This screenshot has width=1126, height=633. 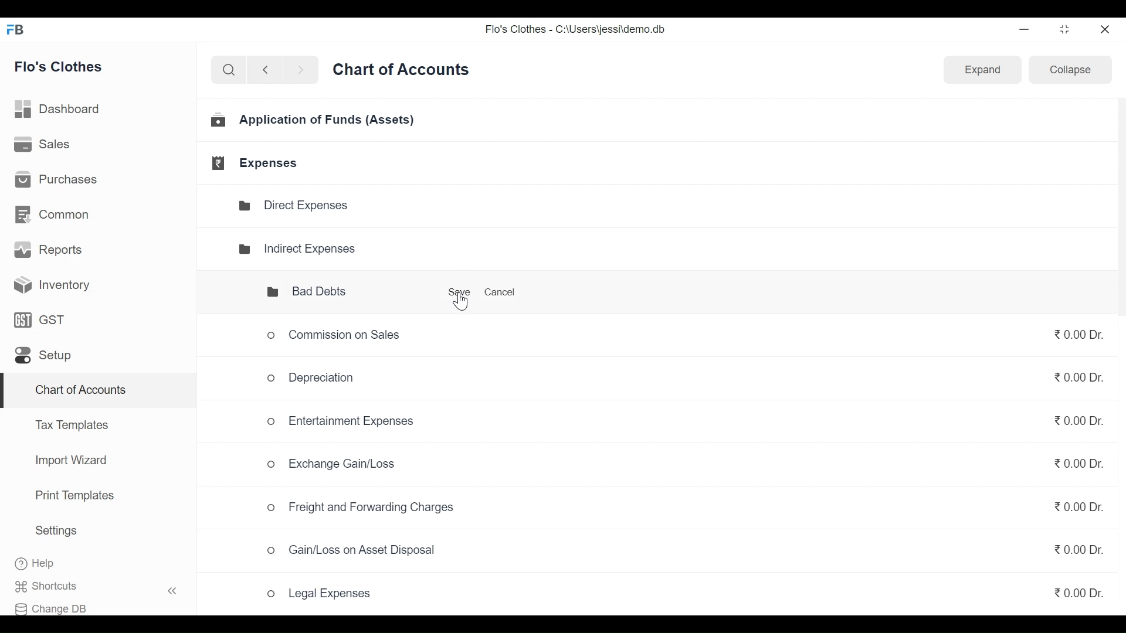 I want to click on Expand, so click(x=983, y=70).